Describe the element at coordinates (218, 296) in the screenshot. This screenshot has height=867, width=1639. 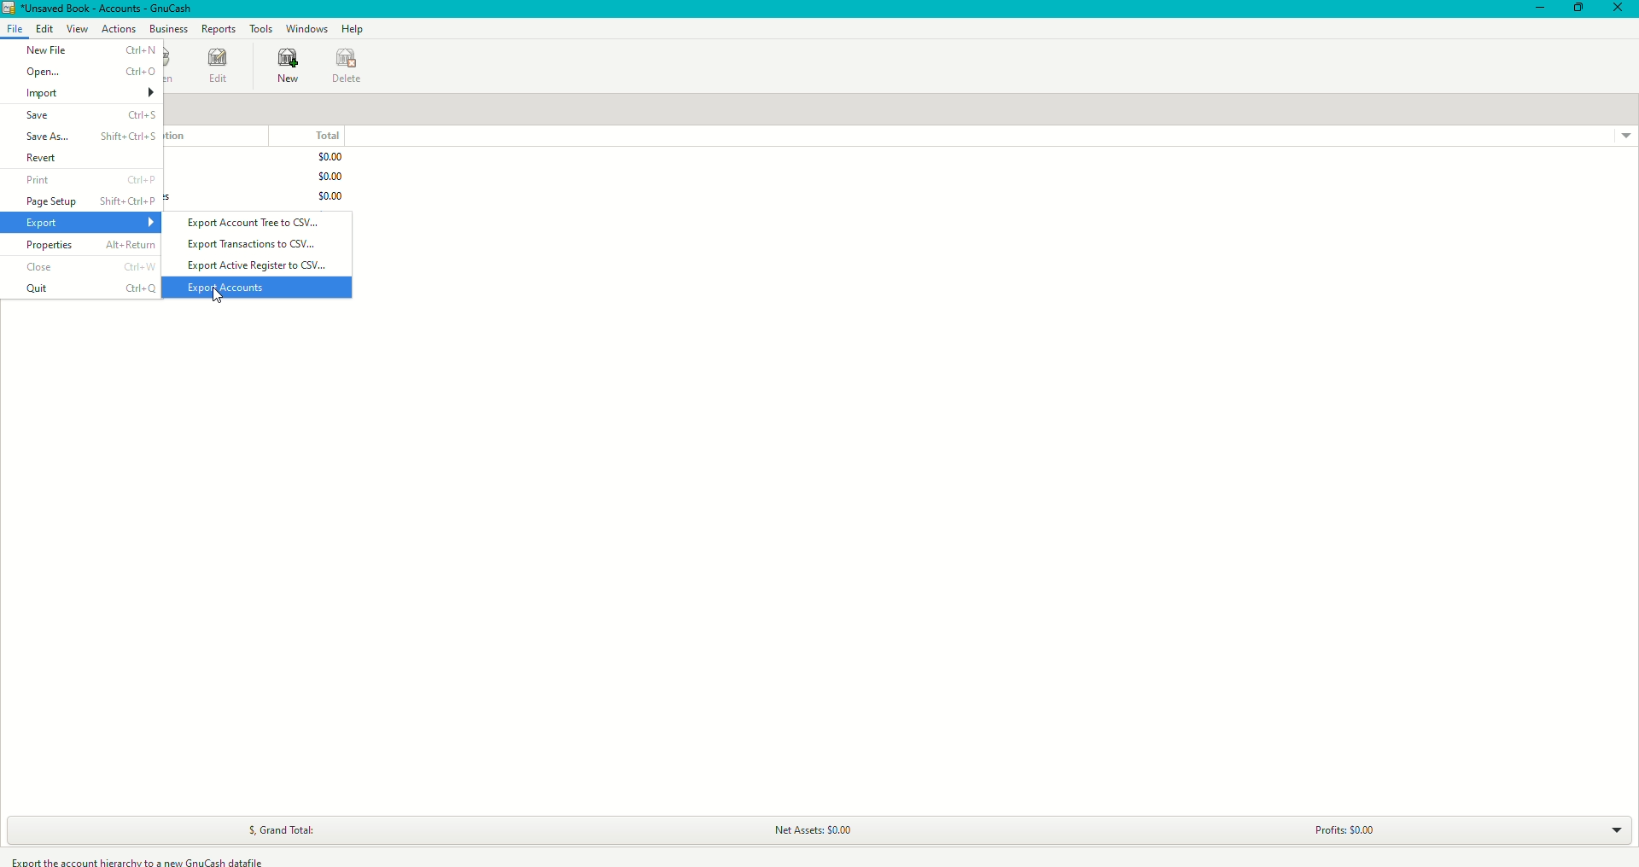
I see `Cursor` at that location.